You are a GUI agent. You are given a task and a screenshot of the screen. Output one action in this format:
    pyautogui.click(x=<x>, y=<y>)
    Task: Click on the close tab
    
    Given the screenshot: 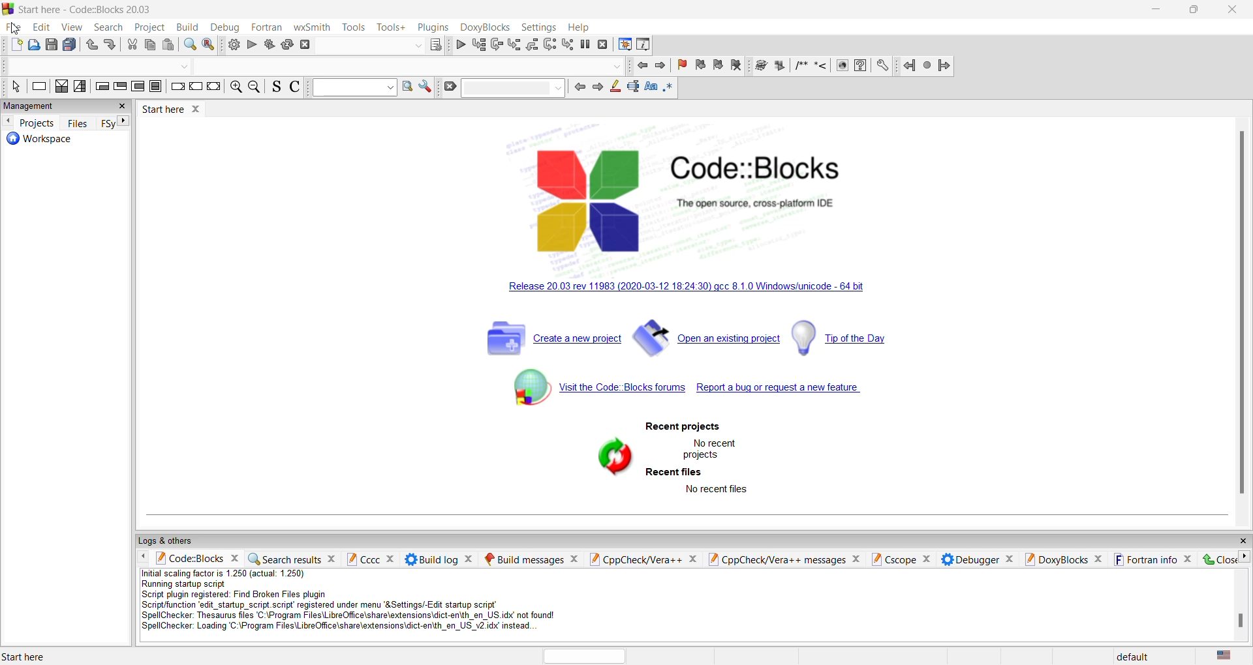 What is the action you would take?
    pyautogui.click(x=198, y=108)
    